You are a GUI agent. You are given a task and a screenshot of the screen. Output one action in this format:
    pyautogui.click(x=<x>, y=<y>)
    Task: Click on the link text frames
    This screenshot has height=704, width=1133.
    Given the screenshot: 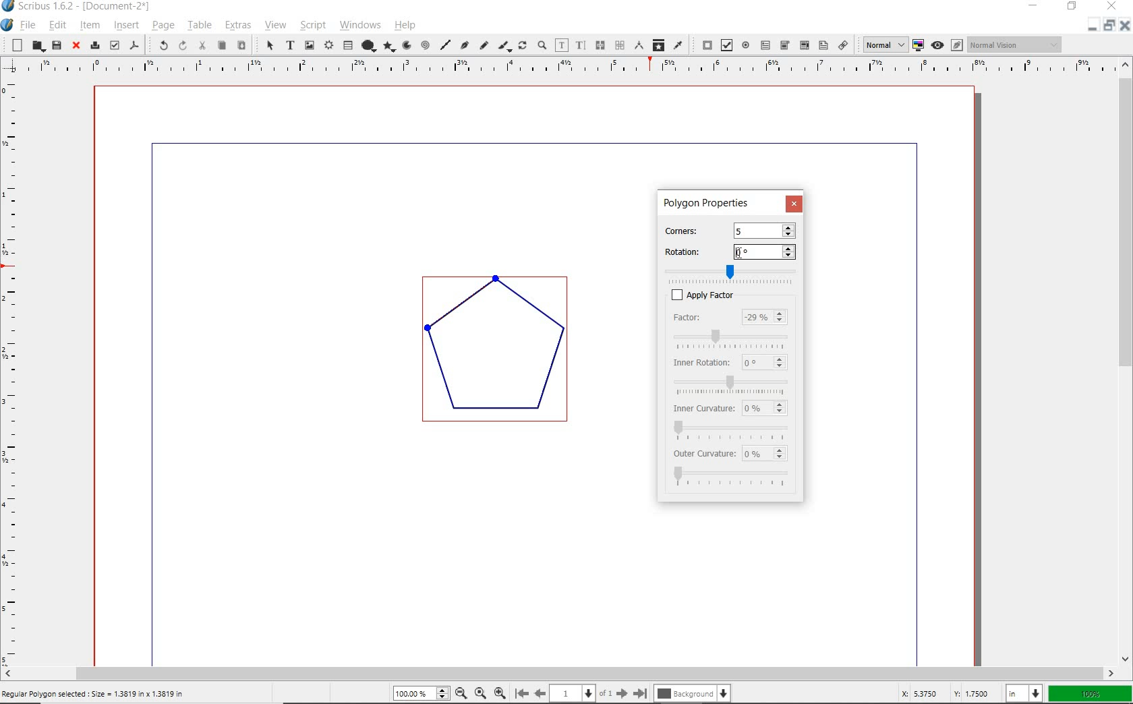 What is the action you would take?
    pyautogui.click(x=600, y=45)
    